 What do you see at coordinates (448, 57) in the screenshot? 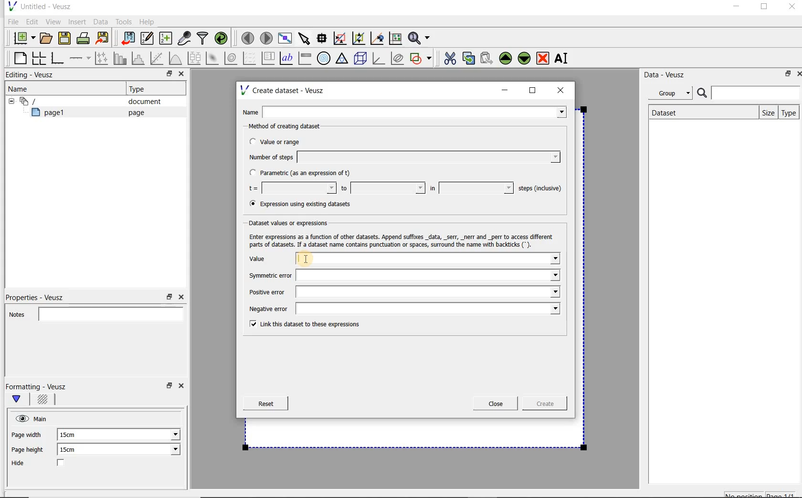
I see `cut the selected widget` at bounding box center [448, 57].